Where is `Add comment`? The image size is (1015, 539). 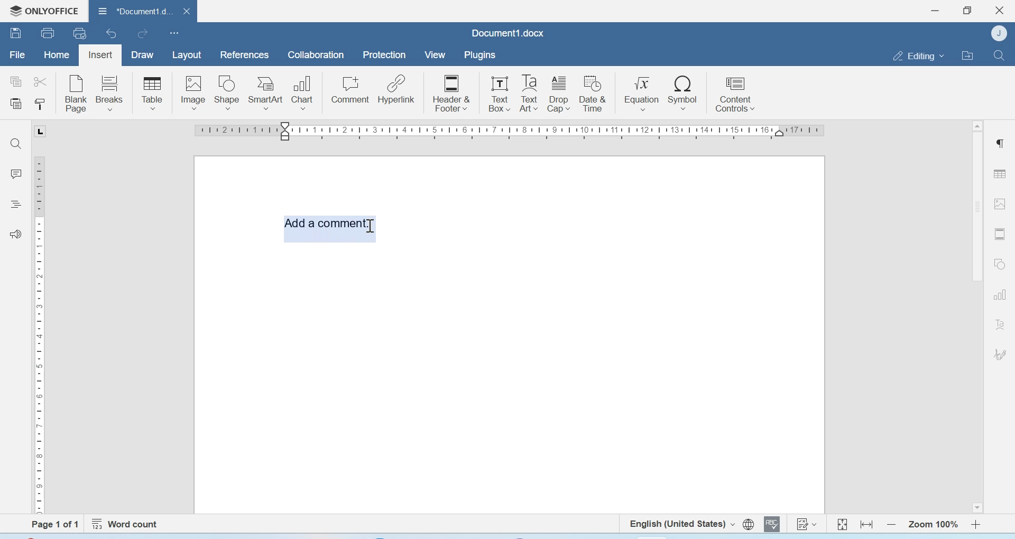 Add comment is located at coordinates (328, 222).